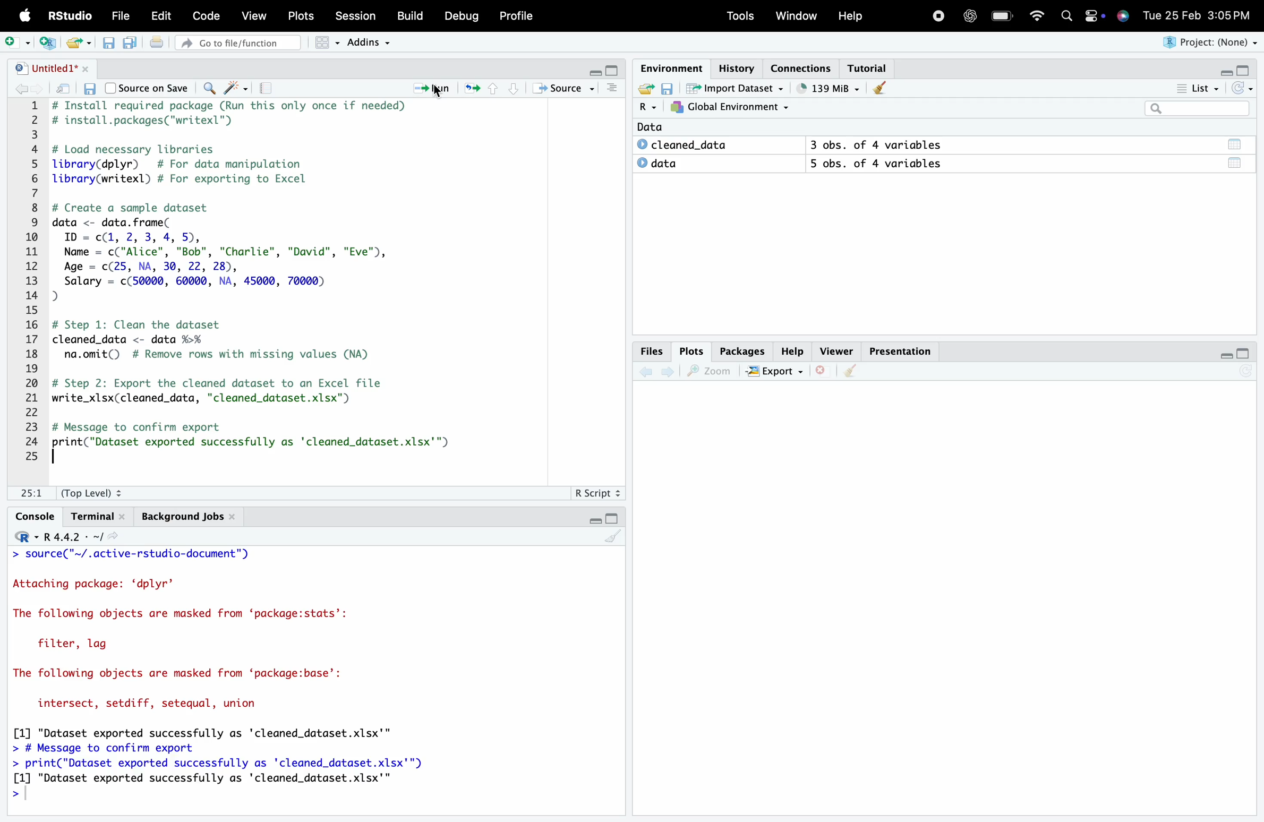  What do you see at coordinates (409, 16) in the screenshot?
I see `Build` at bounding box center [409, 16].